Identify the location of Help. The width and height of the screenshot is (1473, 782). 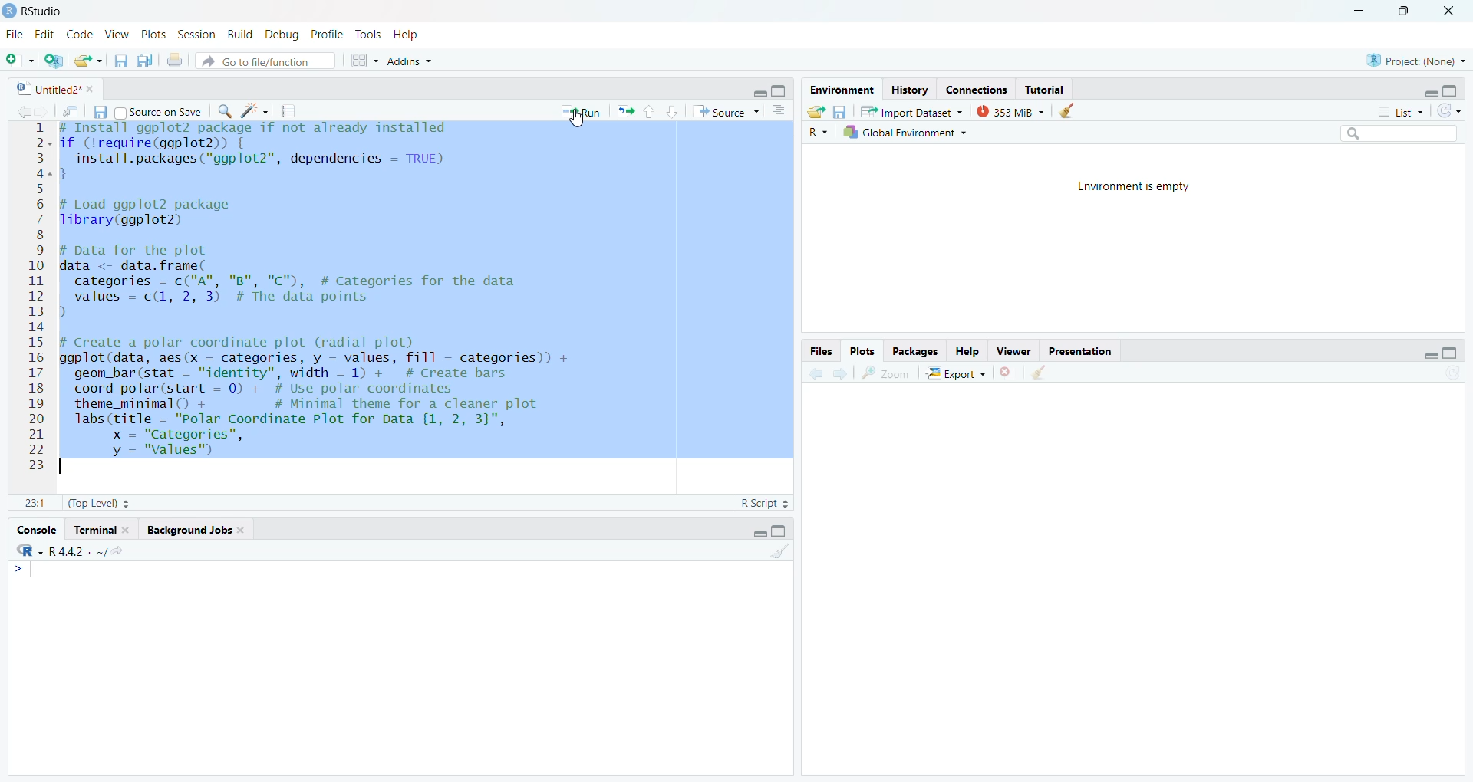
(407, 35).